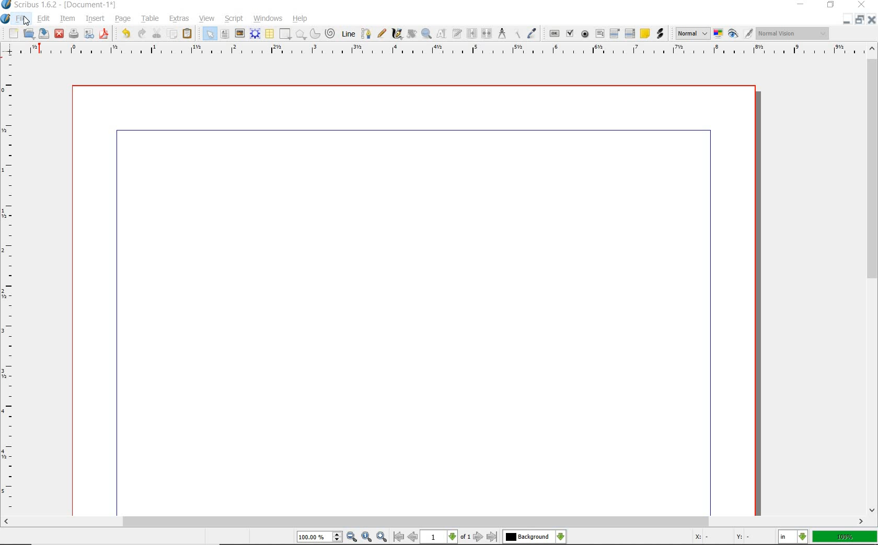 The width and height of the screenshot is (878, 545). I want to click on close, so click(59, 33).